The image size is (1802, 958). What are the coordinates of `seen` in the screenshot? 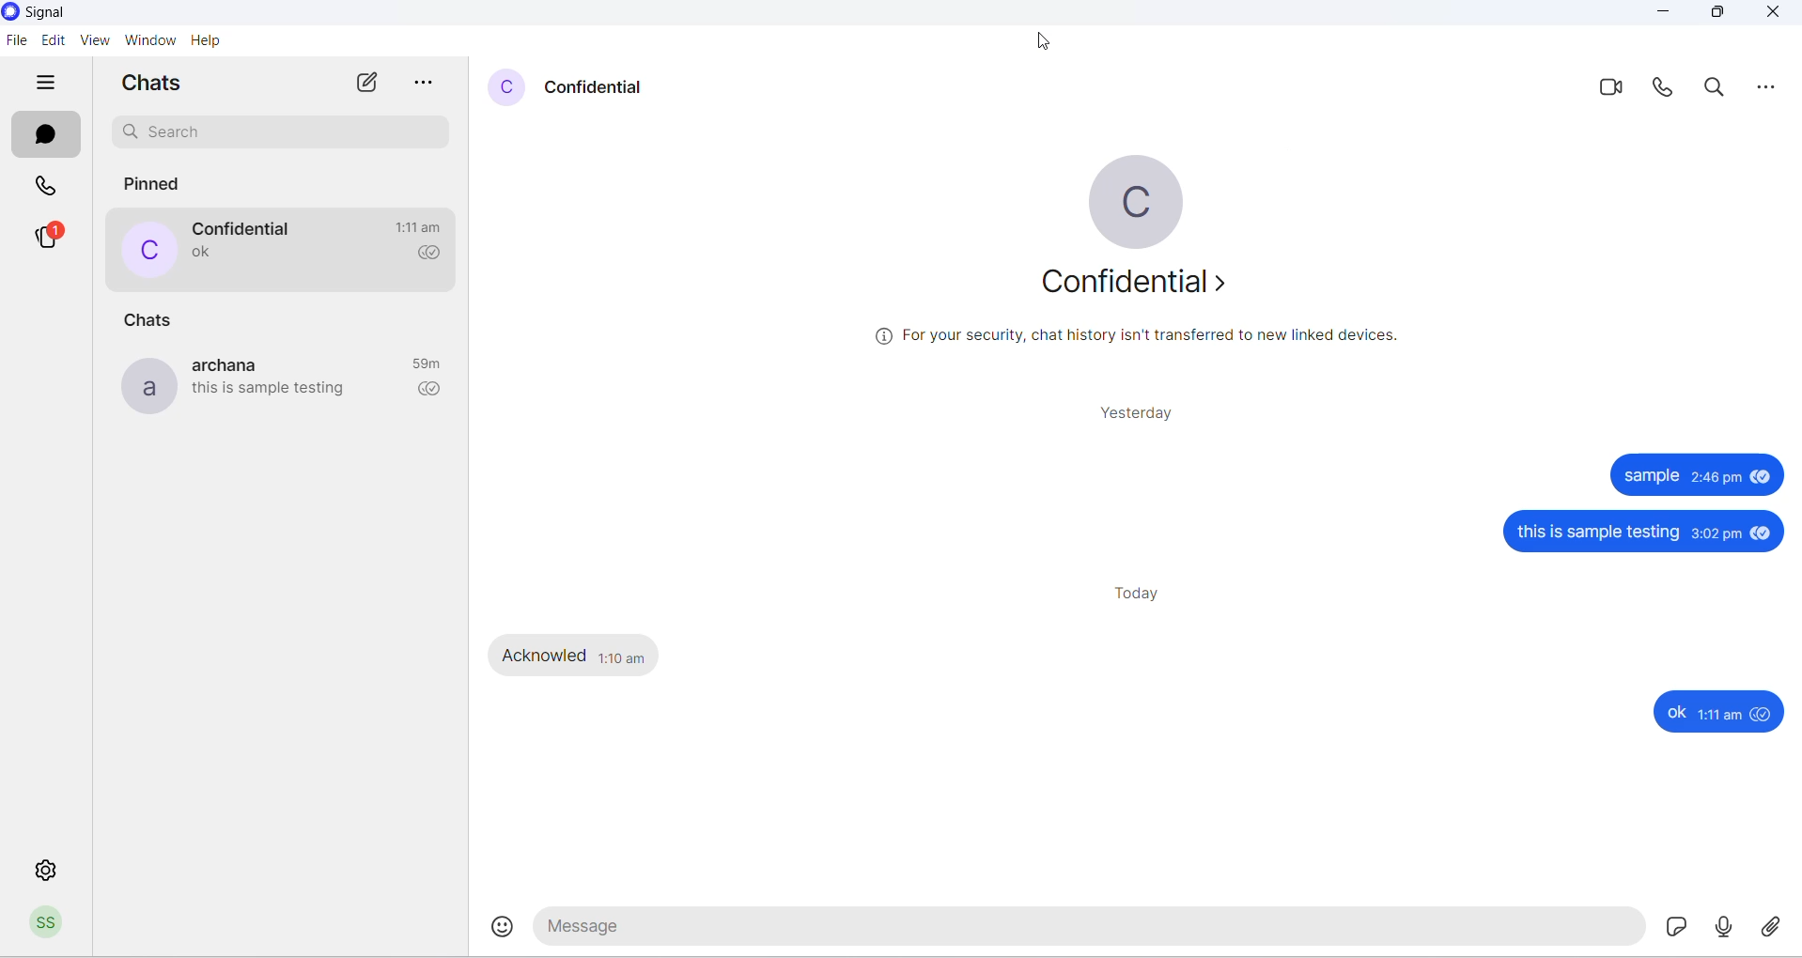 It's located at (1761, 713).